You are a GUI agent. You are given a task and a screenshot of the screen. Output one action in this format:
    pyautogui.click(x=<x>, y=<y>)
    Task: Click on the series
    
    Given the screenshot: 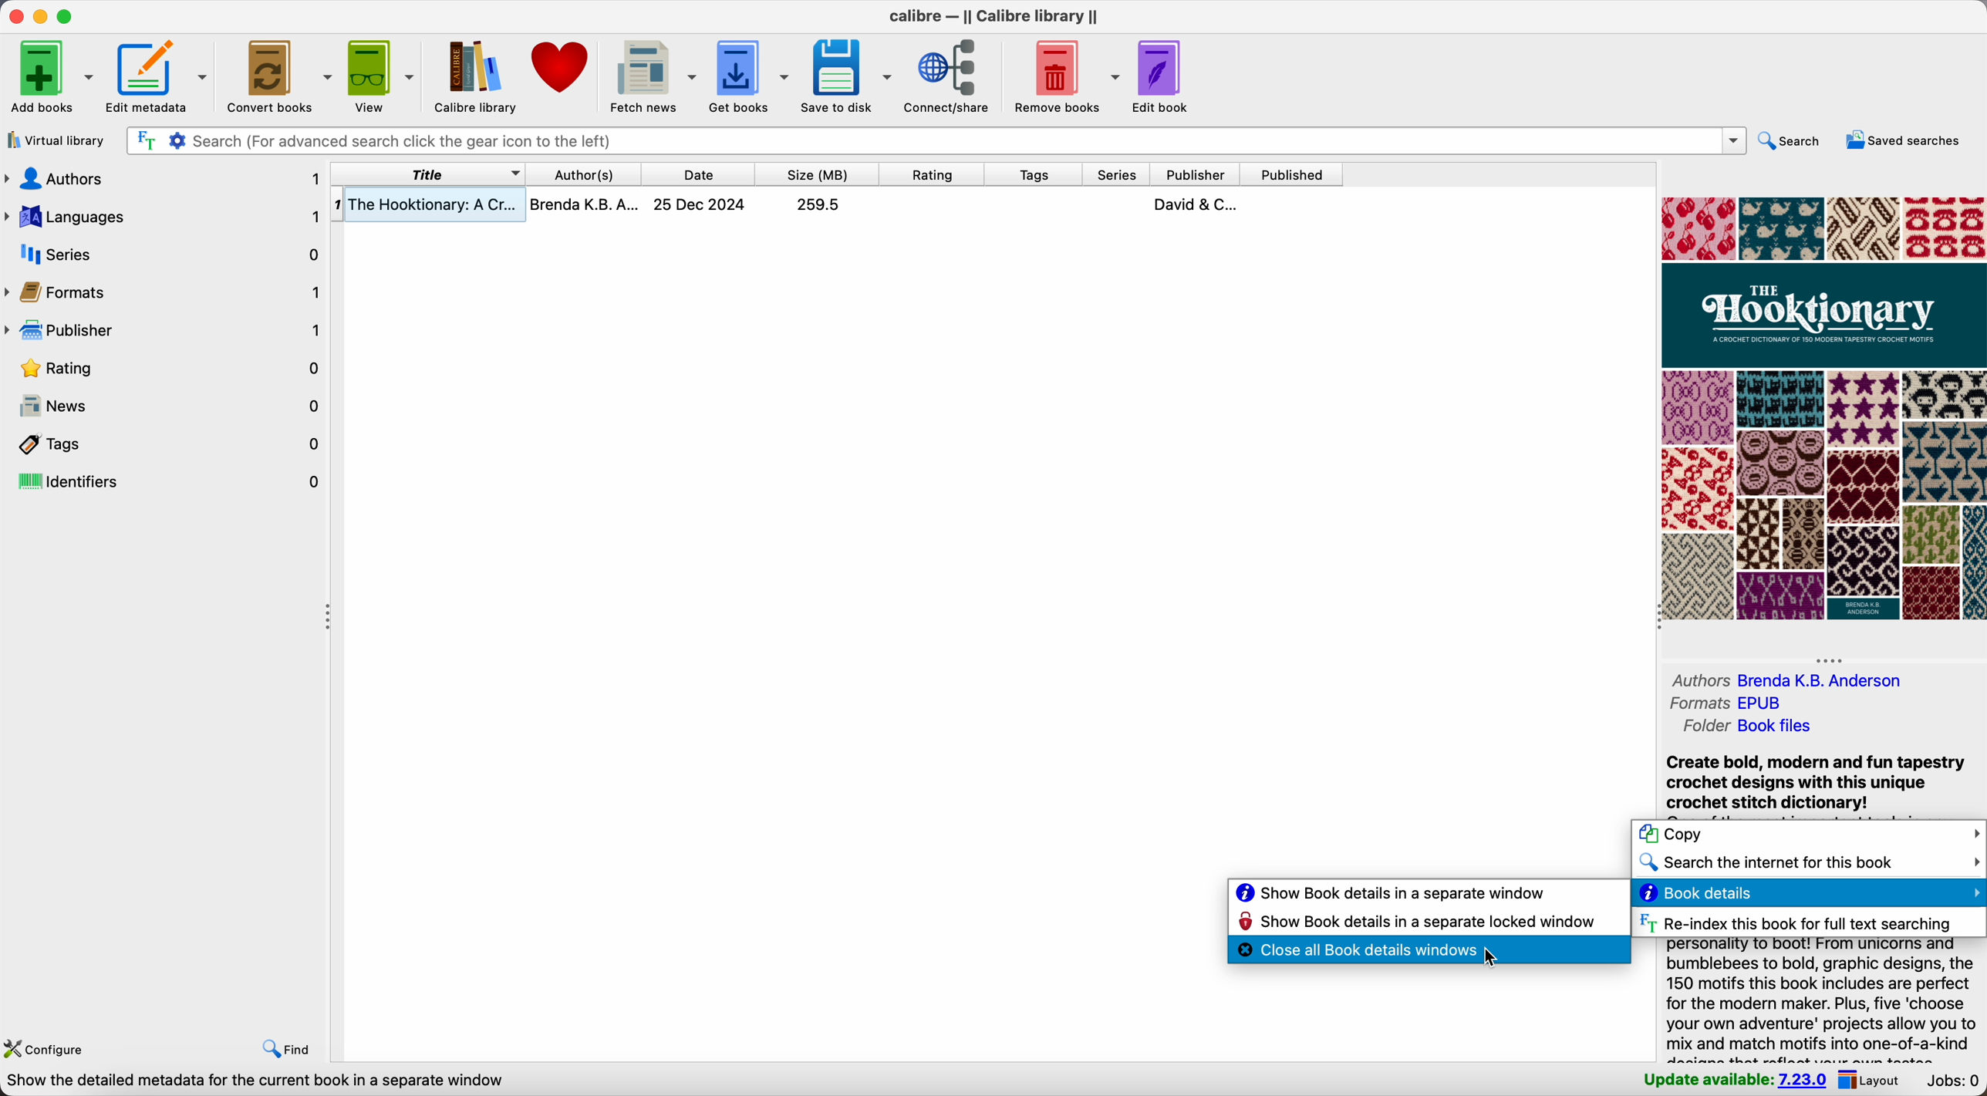 What is the action you would take?
    pyautogui.click(x=165, y=255)
    